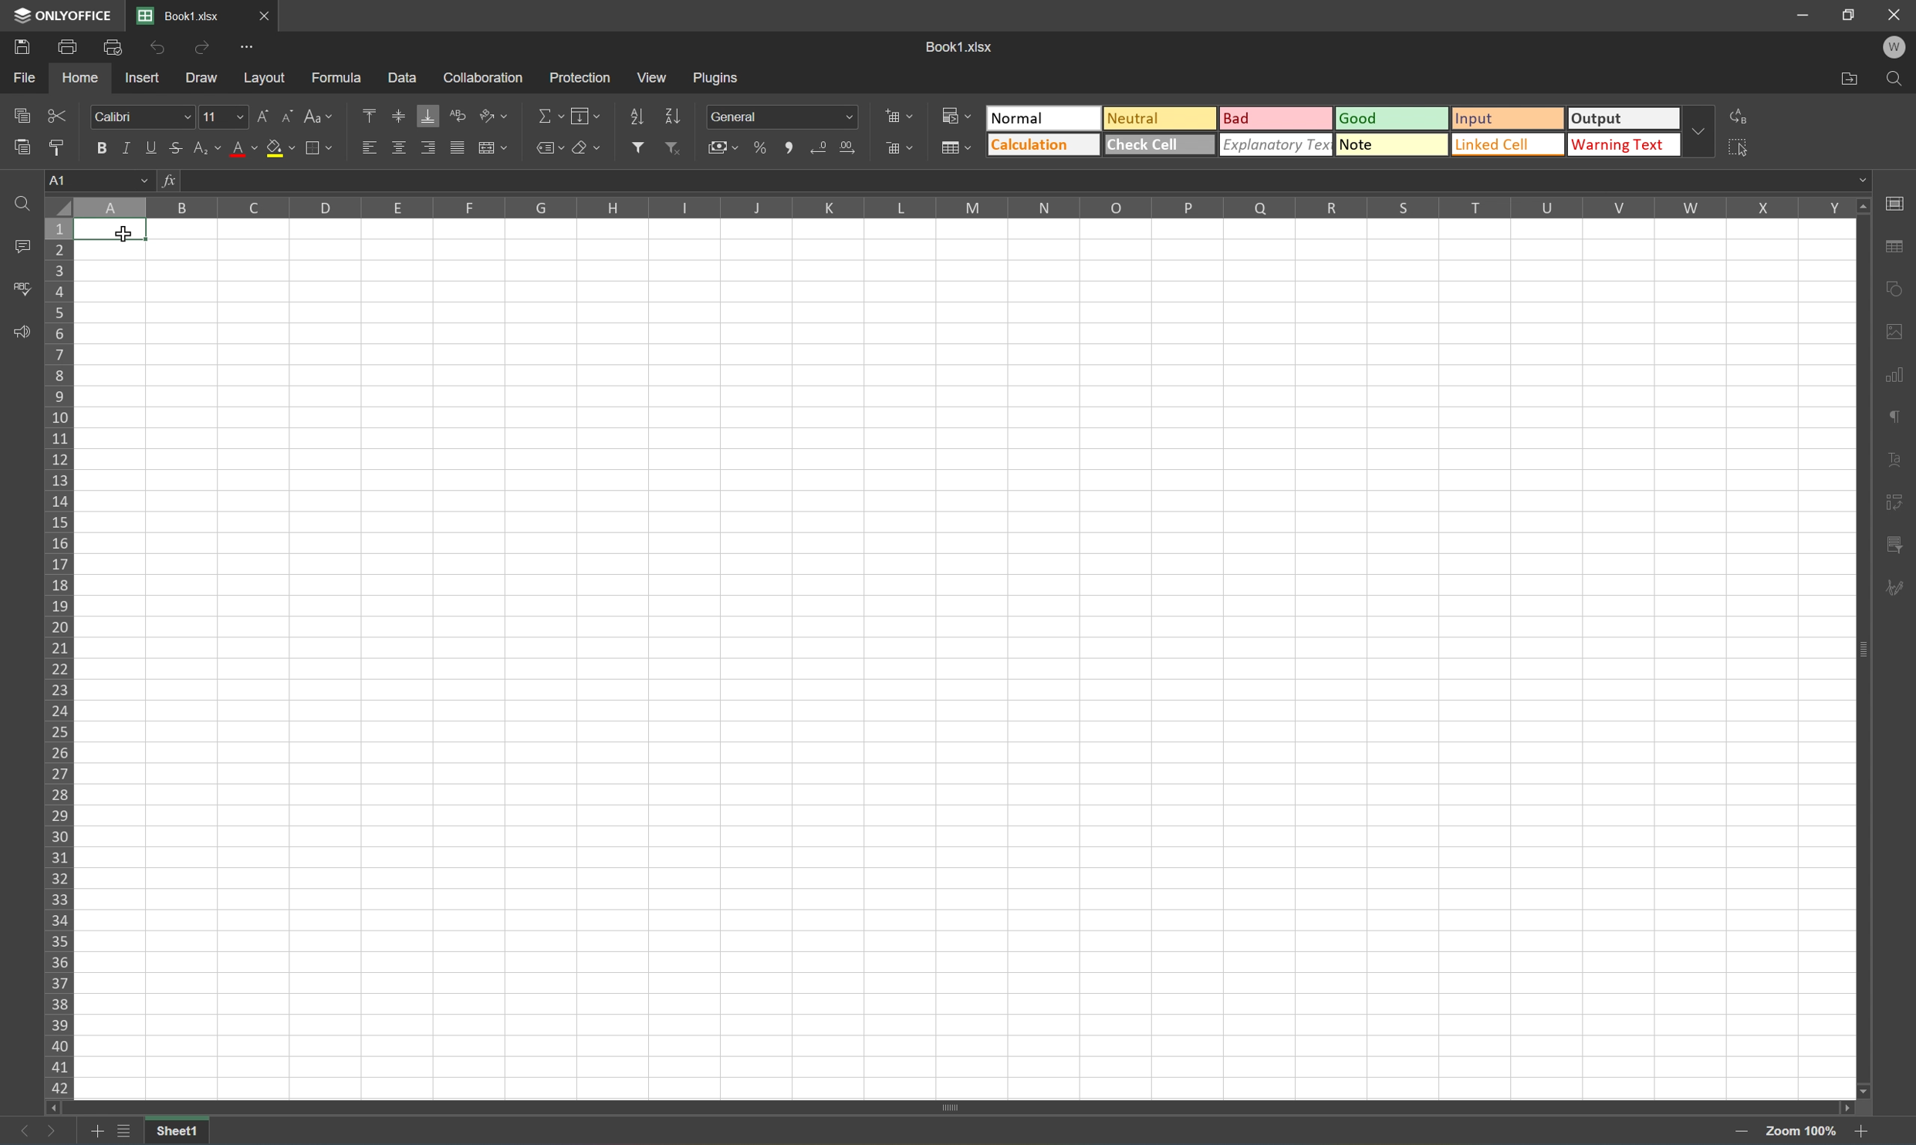 Image resolution: width=1916 pixels, height=1145 pixels. I want to click on Format as table template, so click(954, 146).